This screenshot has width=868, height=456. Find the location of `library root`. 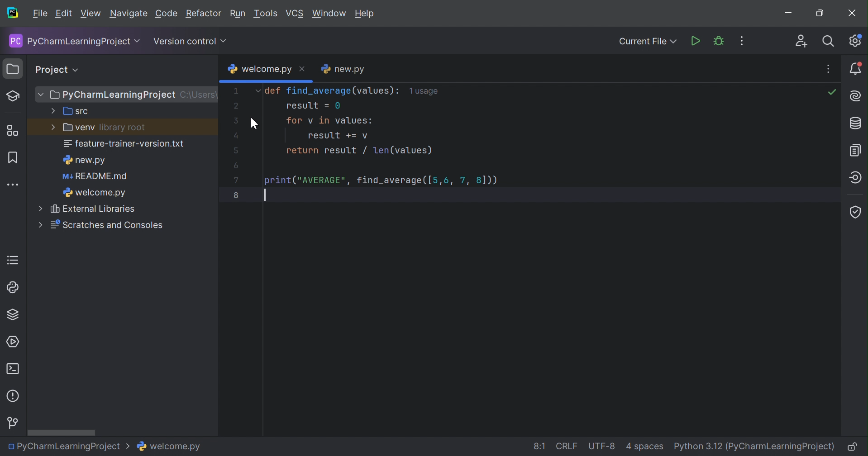

library root is located at coordinates (120, 127).